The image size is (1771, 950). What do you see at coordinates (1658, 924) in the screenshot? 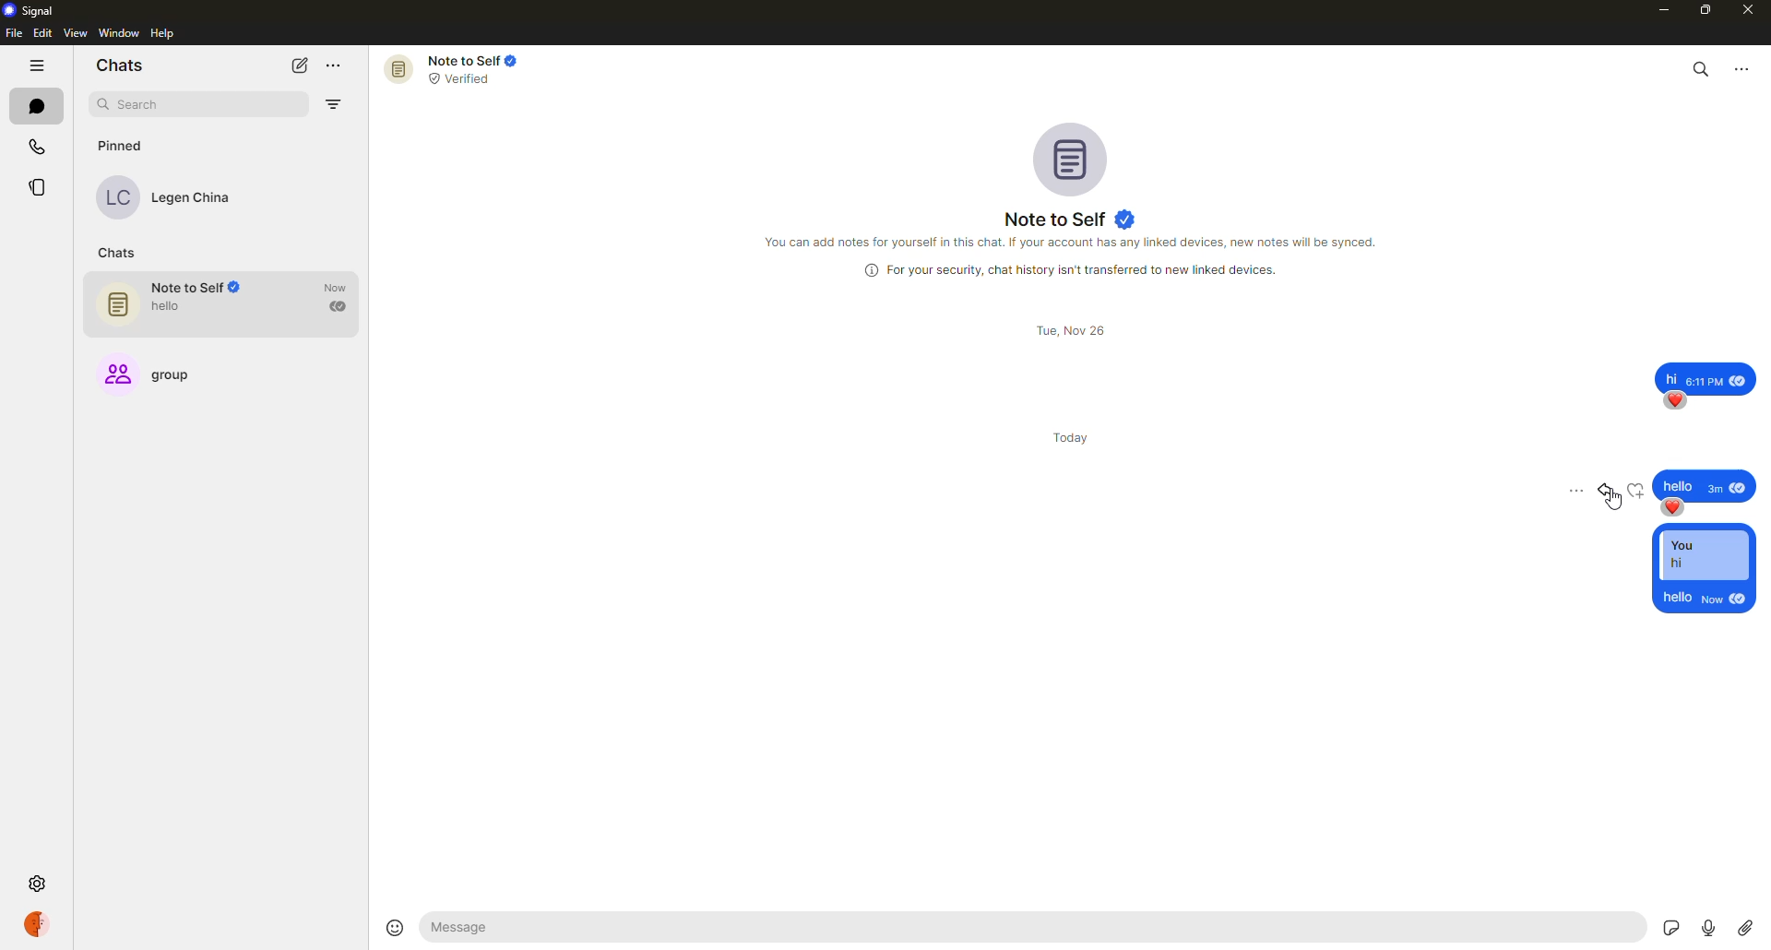
I see `stickers` at bounding box center [1658, 924].